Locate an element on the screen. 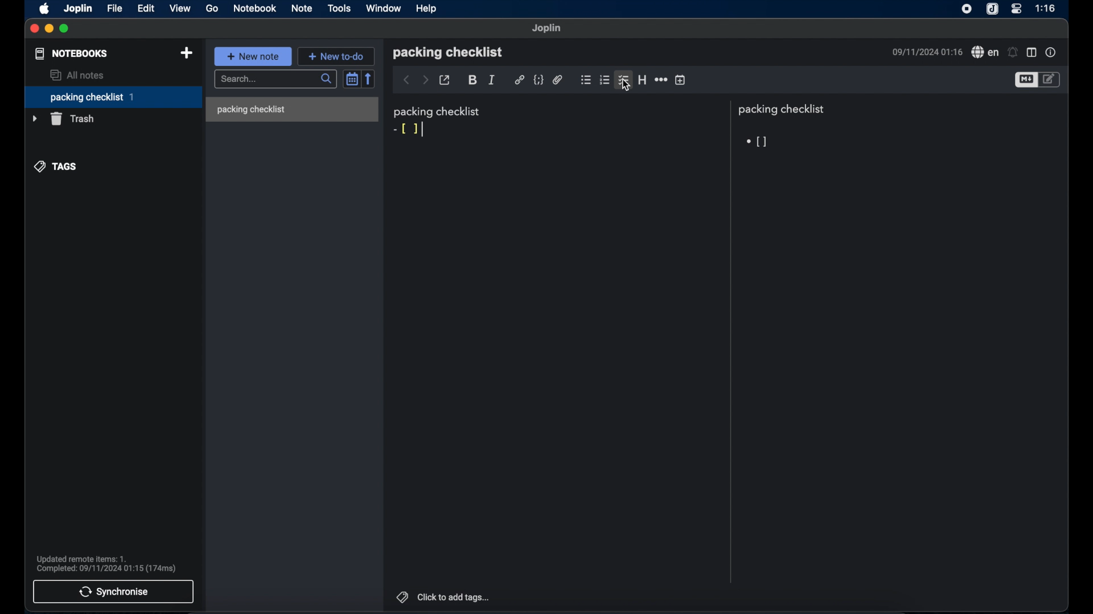 Image resolution: width=1093 pixels, height=614 pixels. cursor is located at coordinates (627, 84).